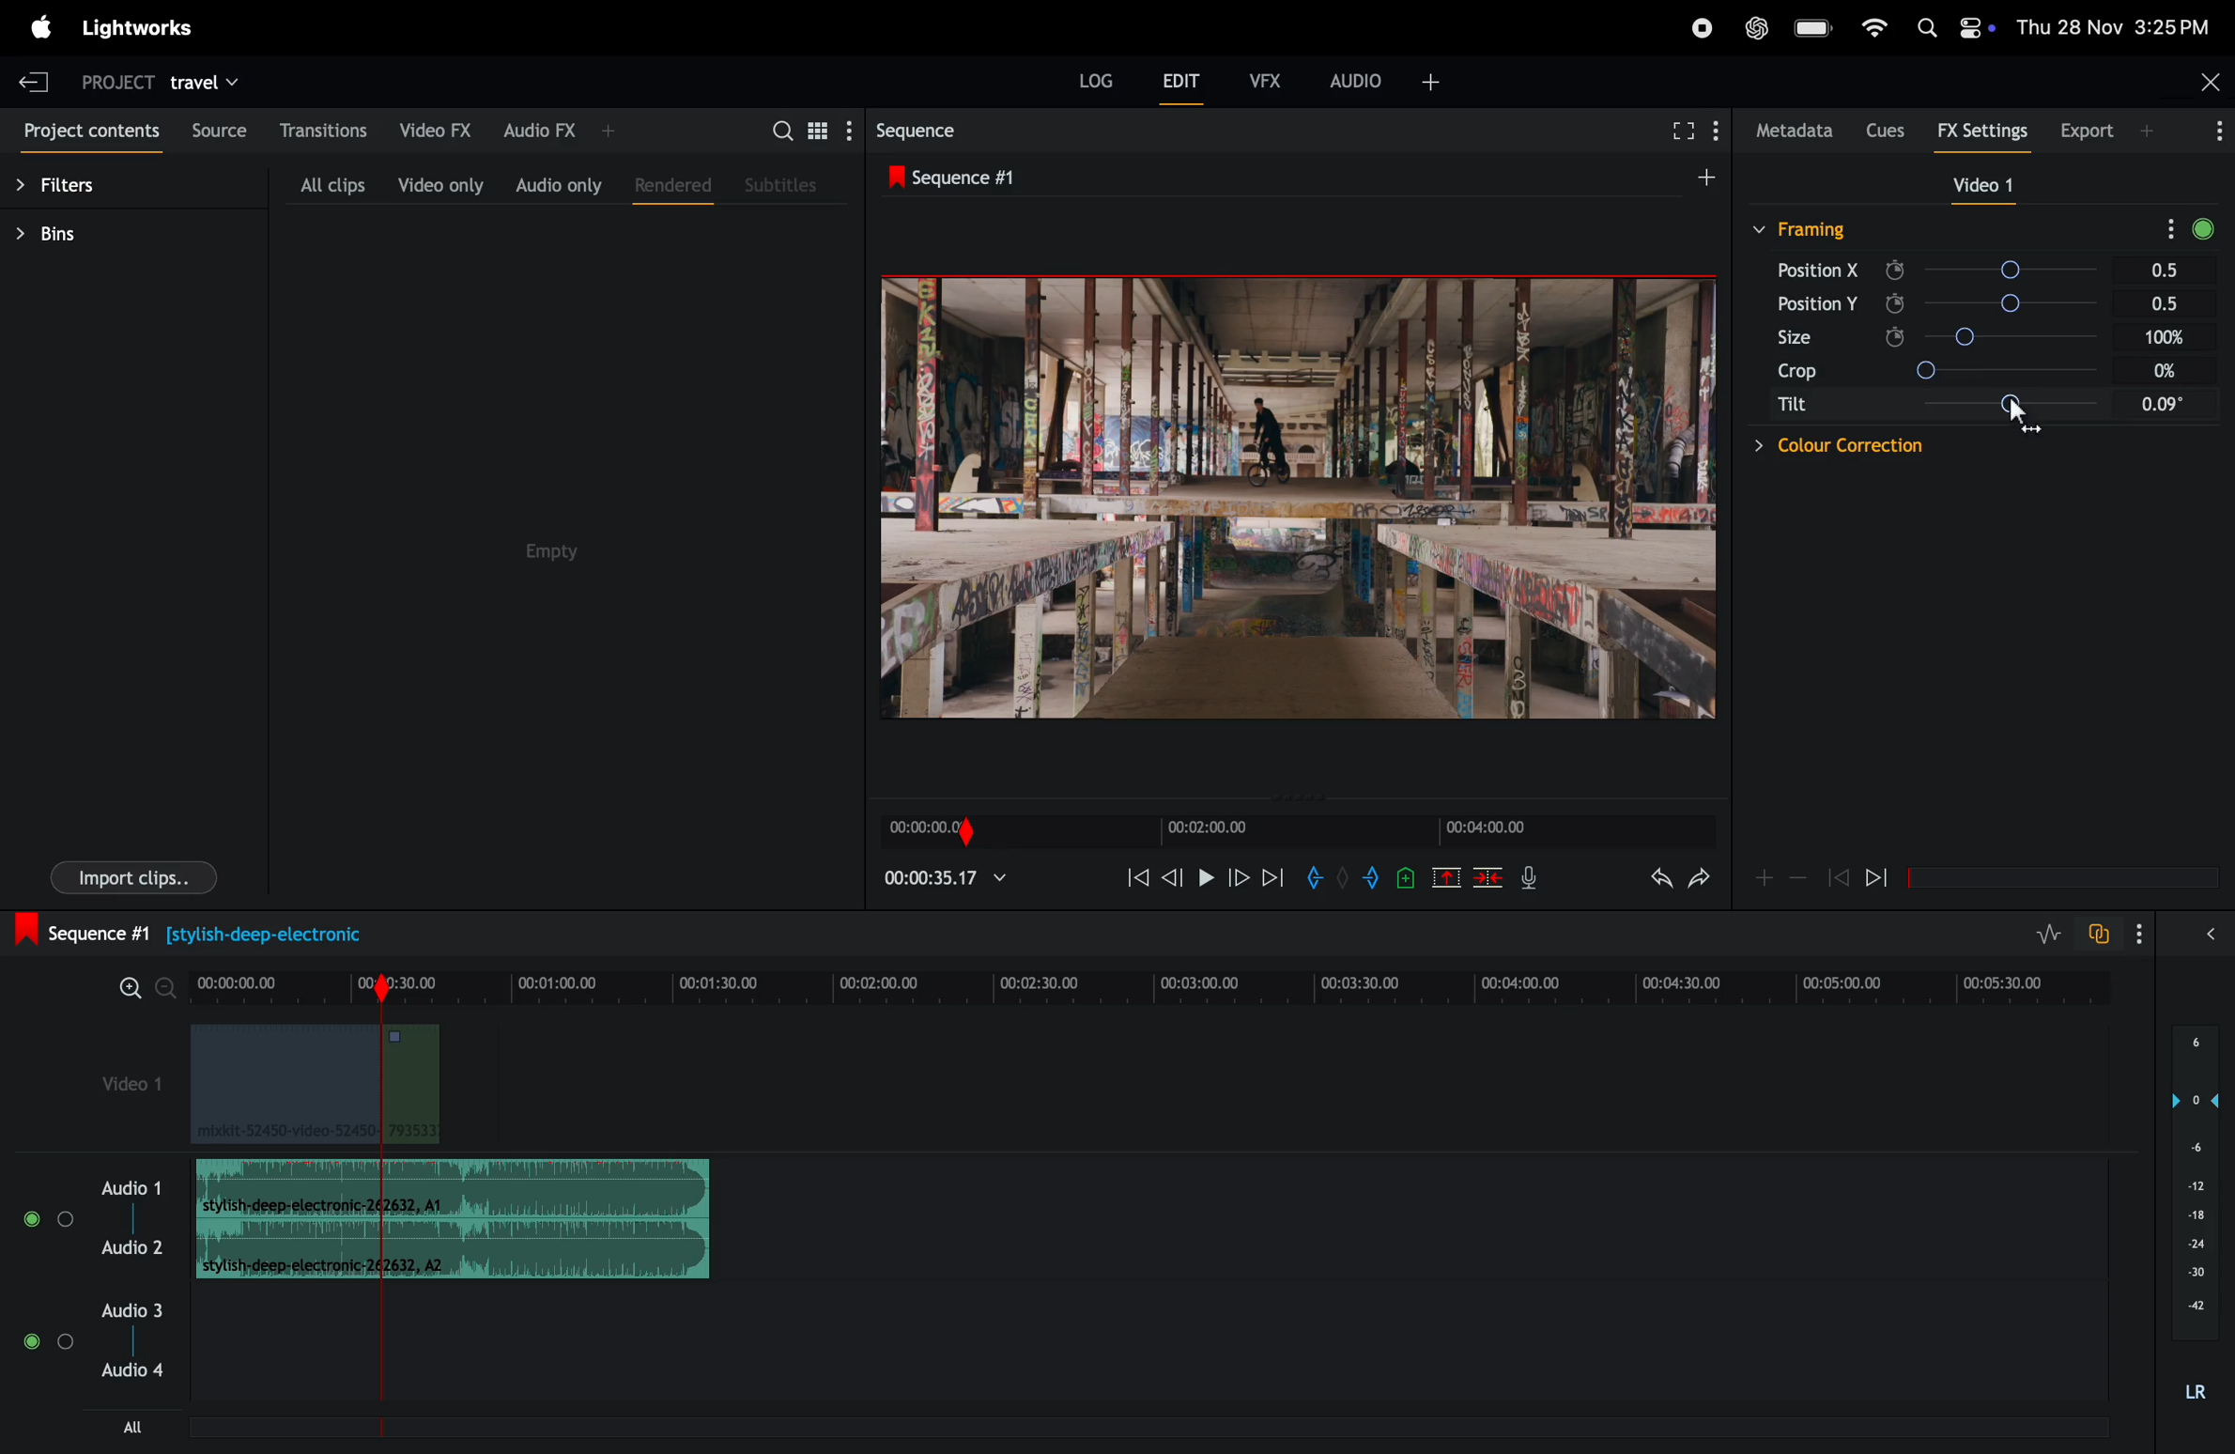 This screenshot has height=1454, width=2235. Describe the element at coordinates (1096, 78) in the screenshot. I see `log` at that location.